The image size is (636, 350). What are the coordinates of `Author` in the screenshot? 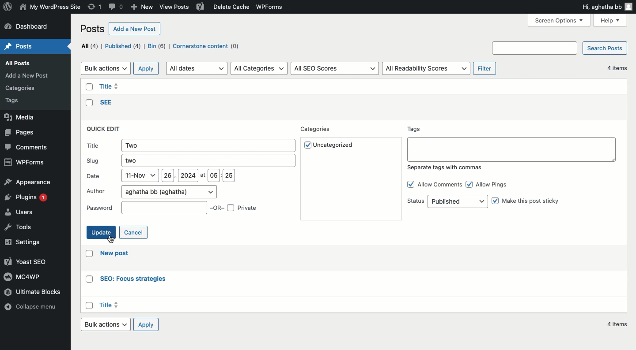 It's located at (151, 191).